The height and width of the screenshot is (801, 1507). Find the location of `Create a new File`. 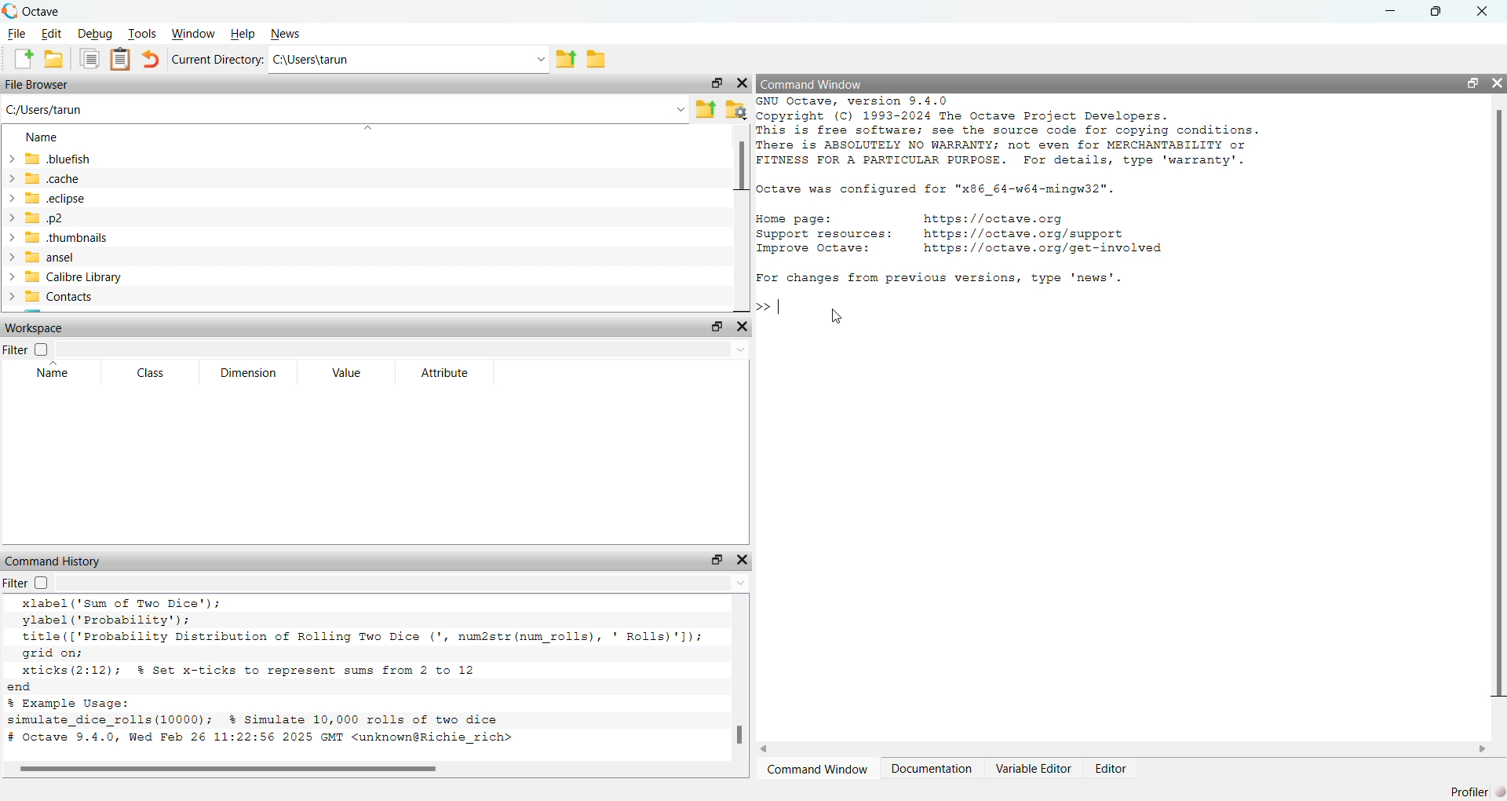

Create a new File is located at coordinates (24, 59).